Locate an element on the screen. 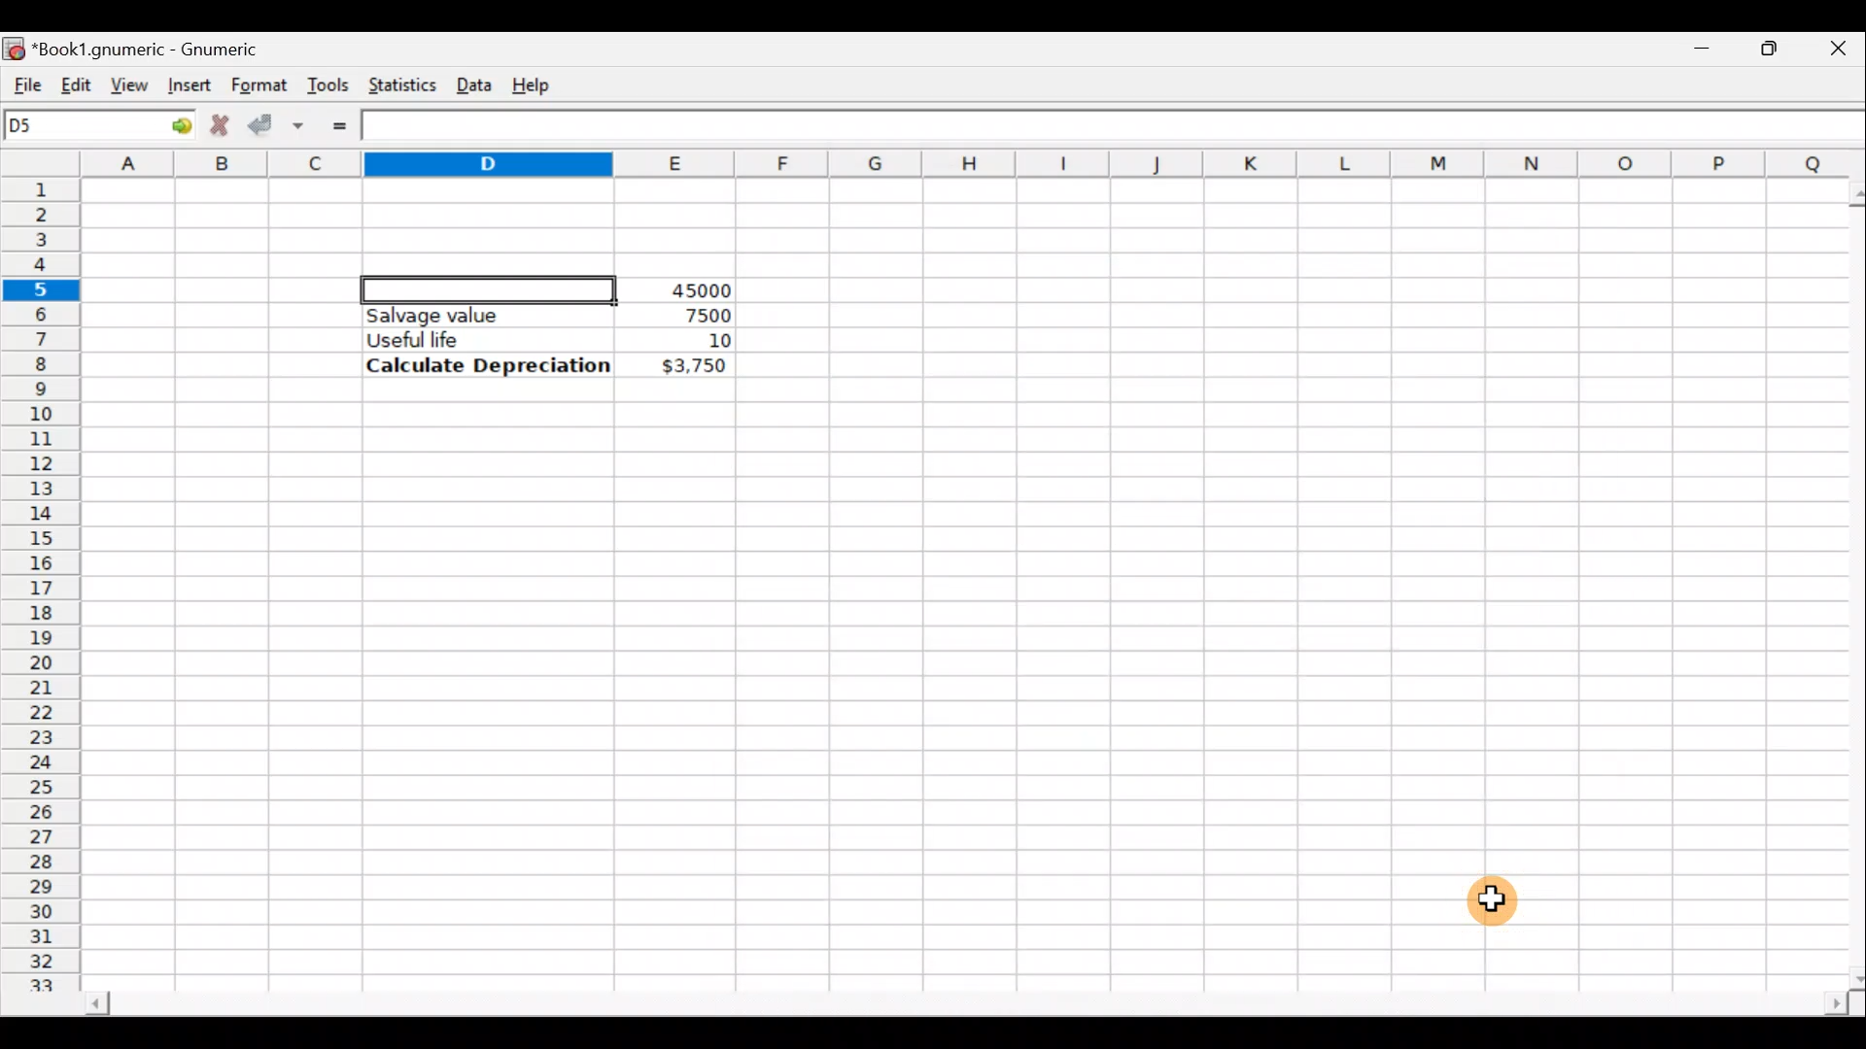 The width and height of the screenshot is (1866, 1049). Help is located at coordinates (535, 84).